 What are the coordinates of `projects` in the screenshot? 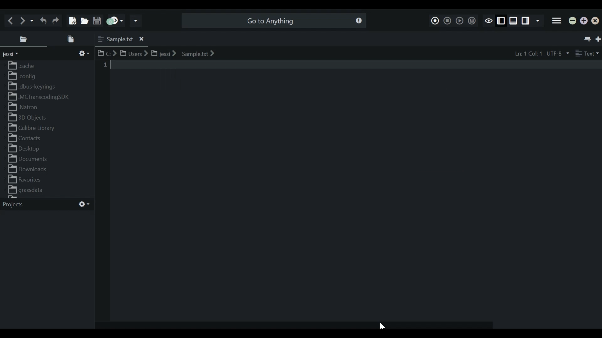 It's located at (45, 205).